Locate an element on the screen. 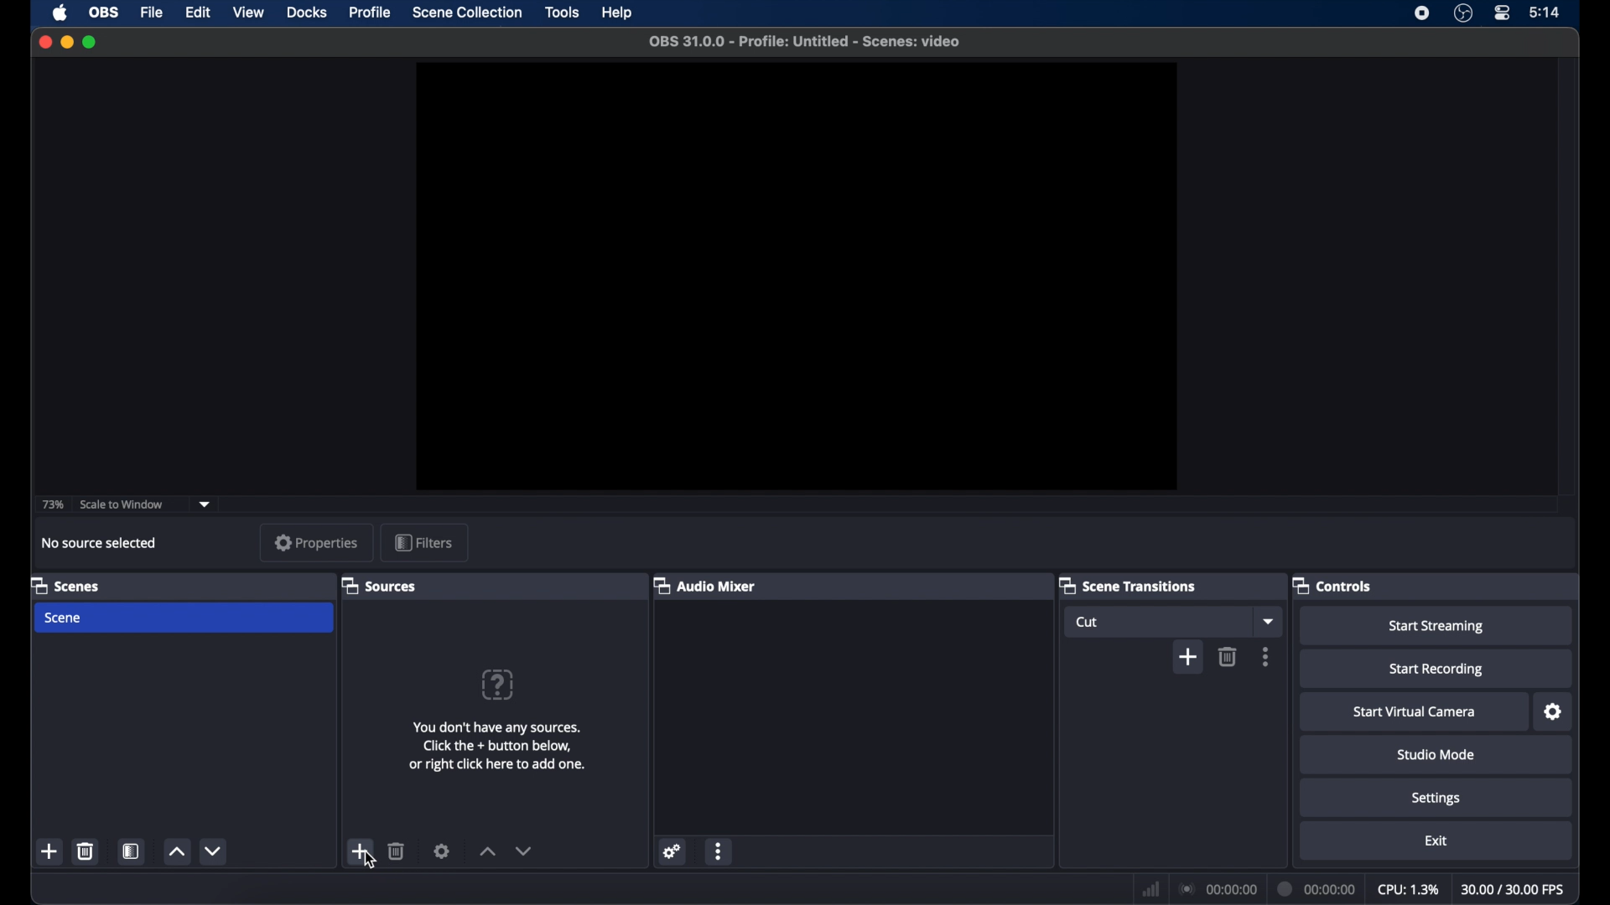 The height and width of the screenshot is (905, 1610). controls is located at coordinates (1332, 585).